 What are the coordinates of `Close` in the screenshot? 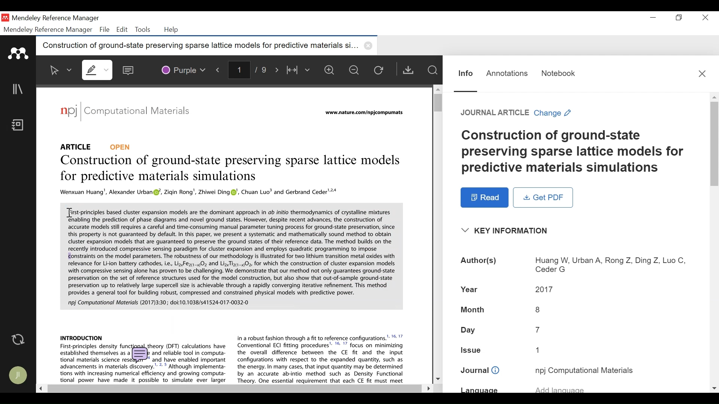 It's located at (704, 18).